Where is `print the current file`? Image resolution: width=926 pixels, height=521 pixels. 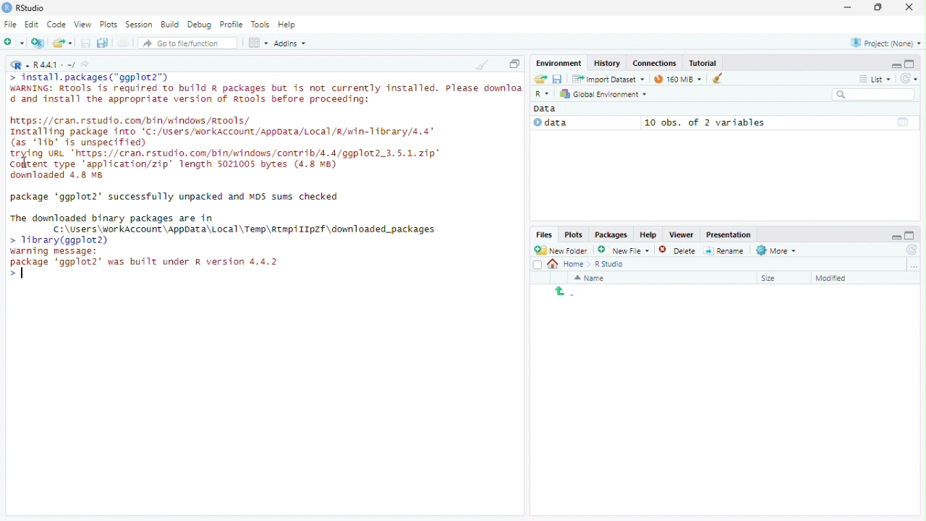
print the current file is located at coordinates (124, 43).